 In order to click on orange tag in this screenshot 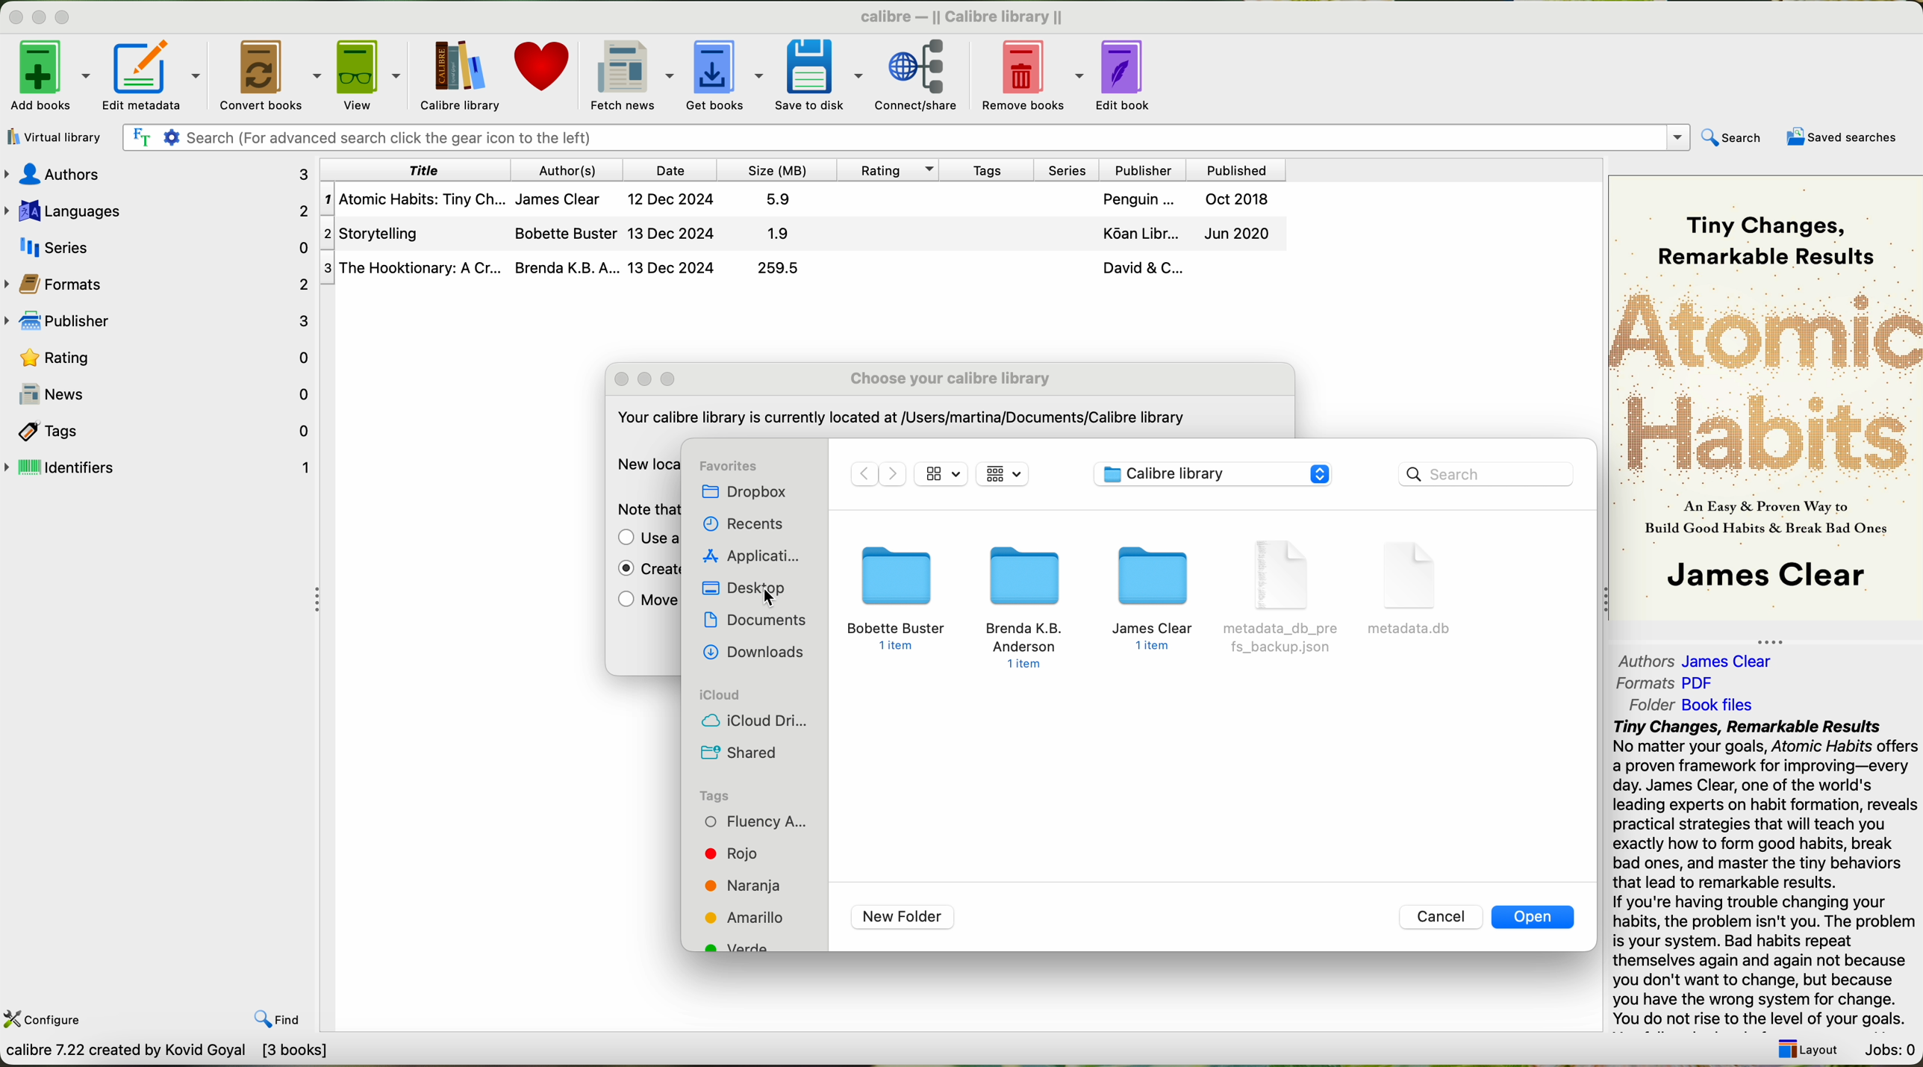, I will do `click(744, 886)`.